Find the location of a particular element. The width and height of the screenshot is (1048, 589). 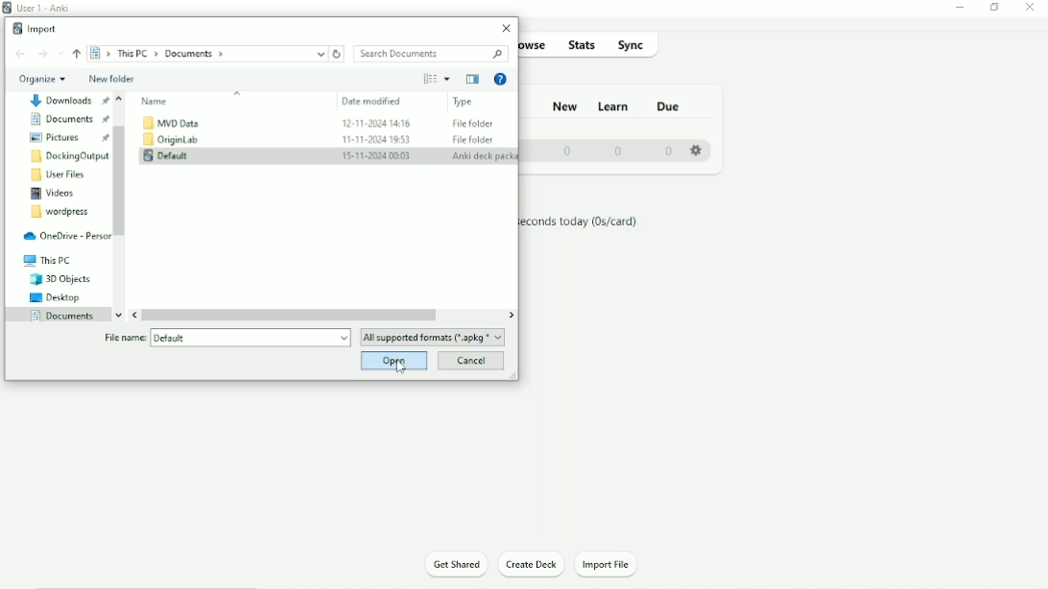

Import File is located at coordinates (609, 564).